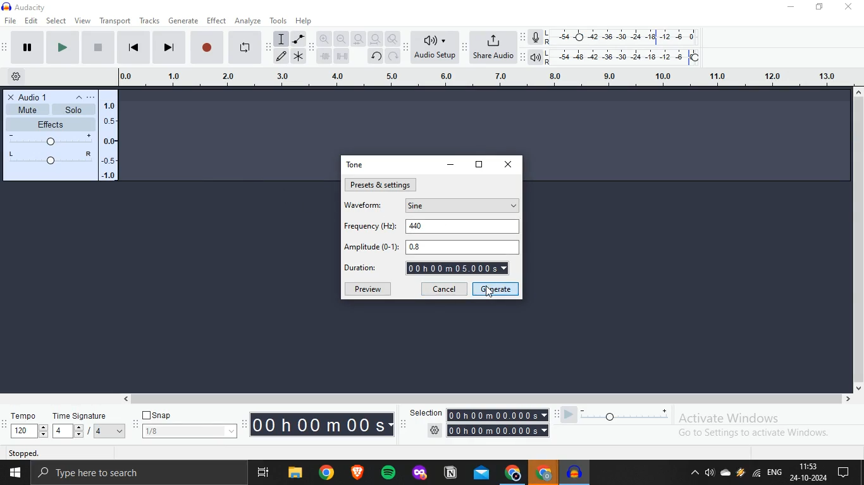 Image resolution: width=864 pixels, height=485 pixels. Describe the element at coordinates (248, 20) in the screenshot. I see `Analyze` at that location.